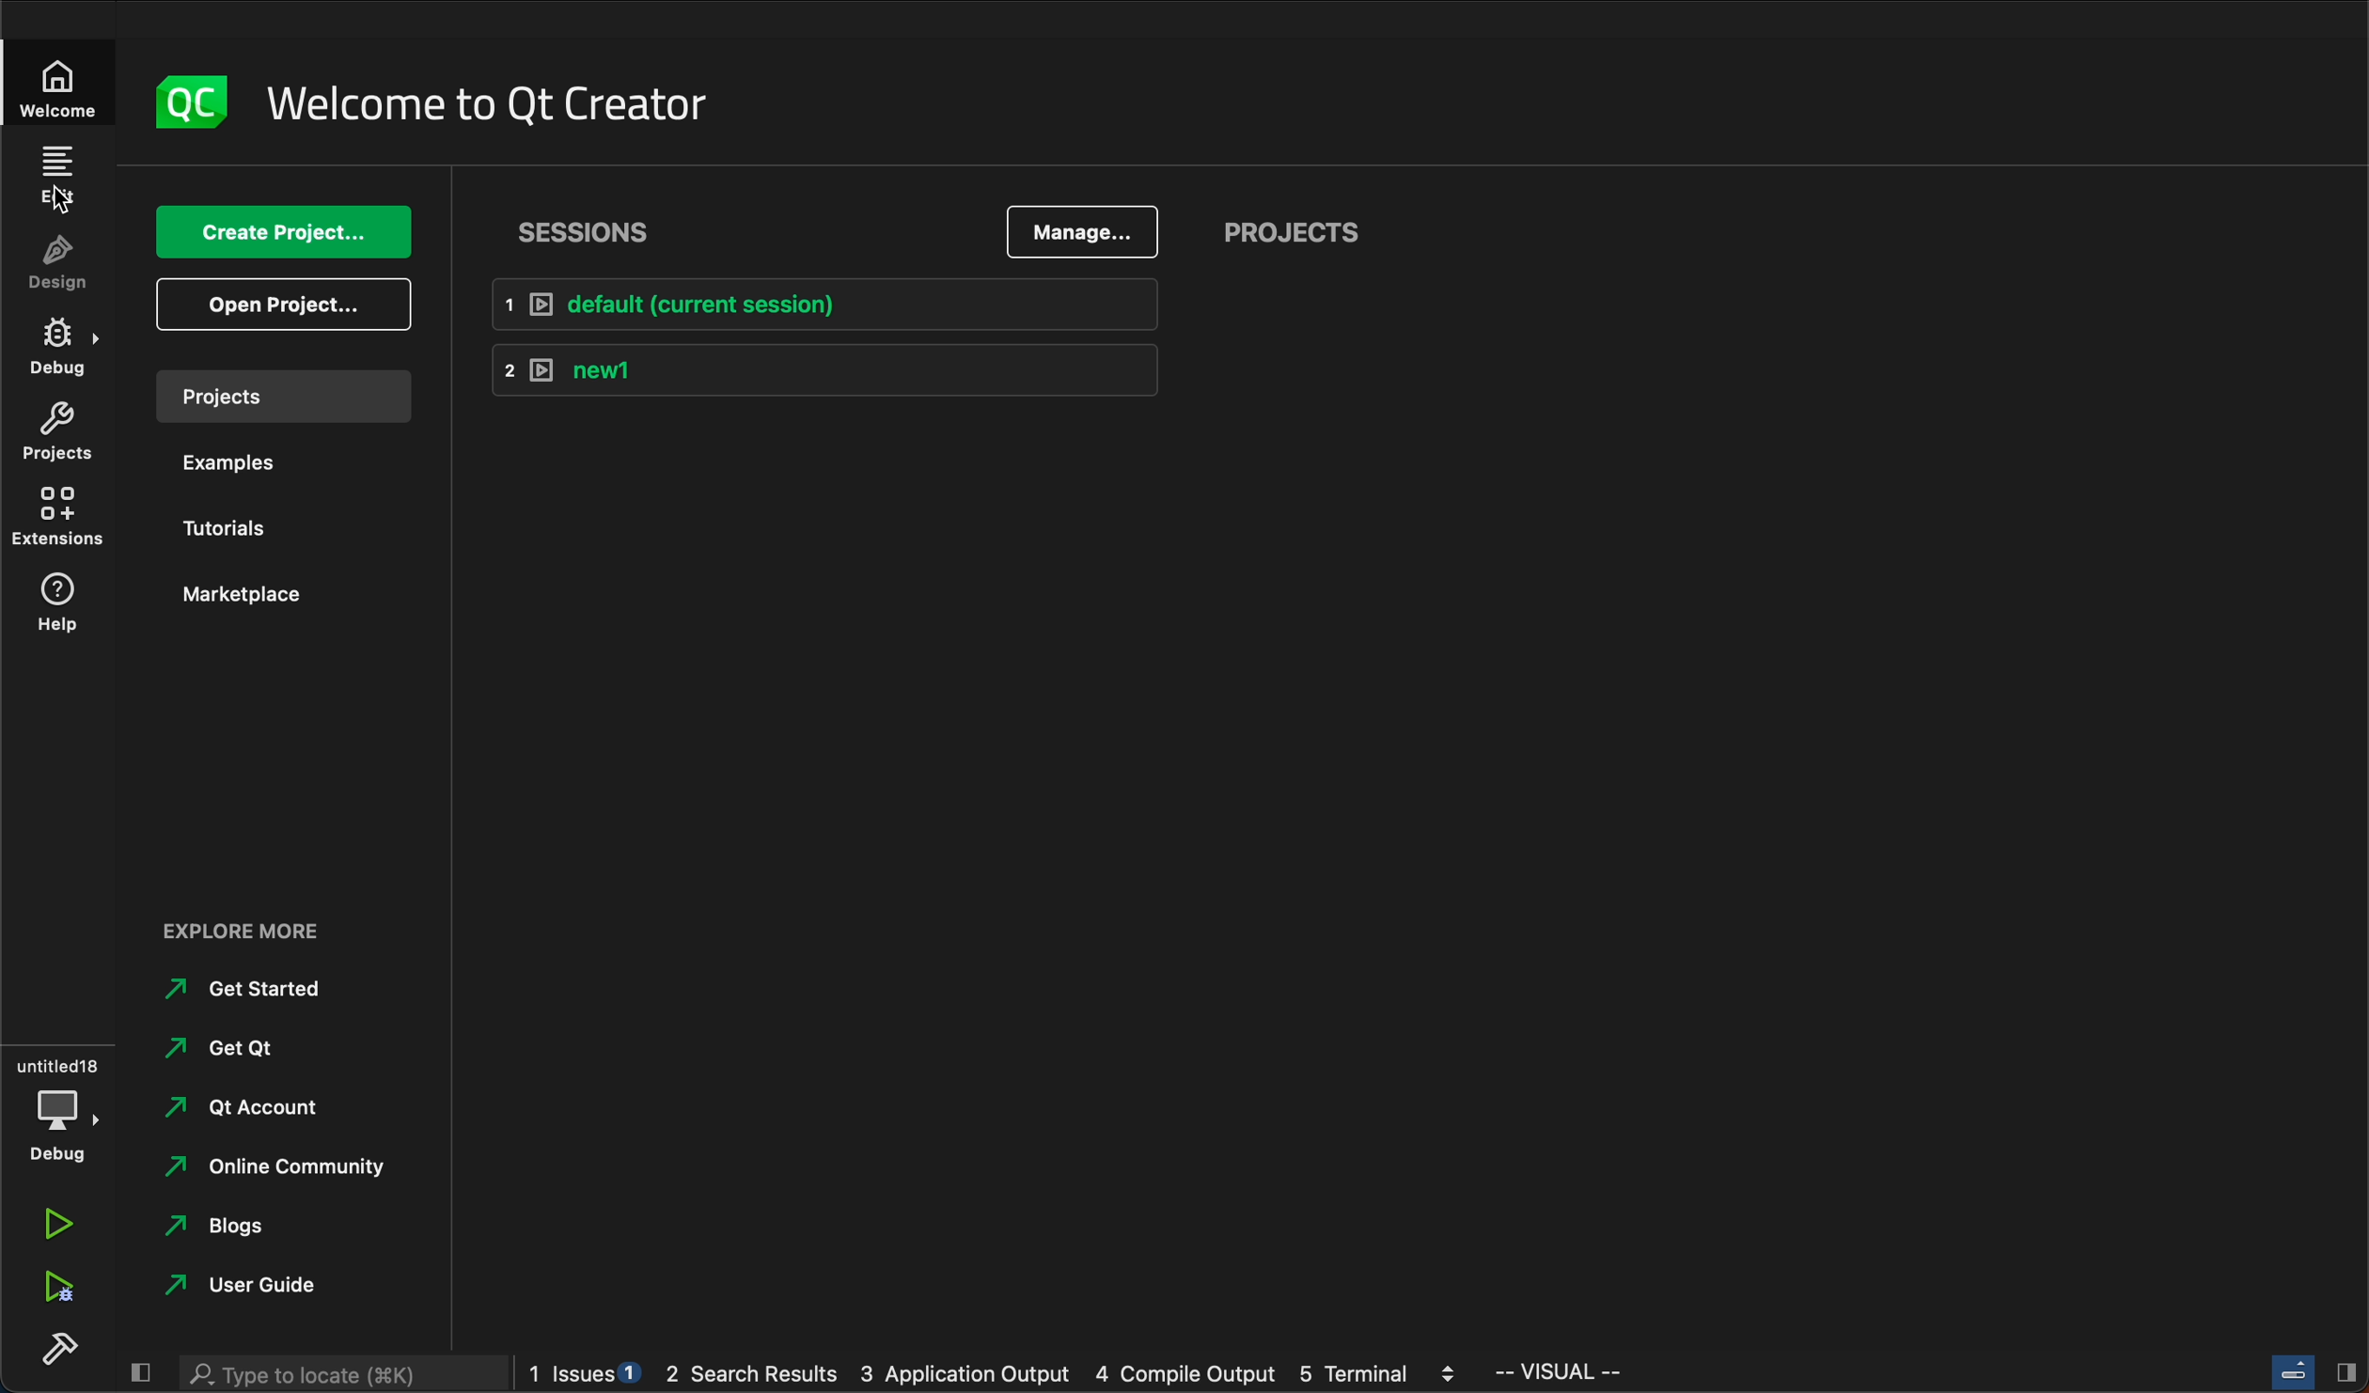 This screenshot has width=2369, height=1393. What do you see at coordinates (964, 1372) in the screenshot?
I see `3 application output` at bounding box center [964, 1372].